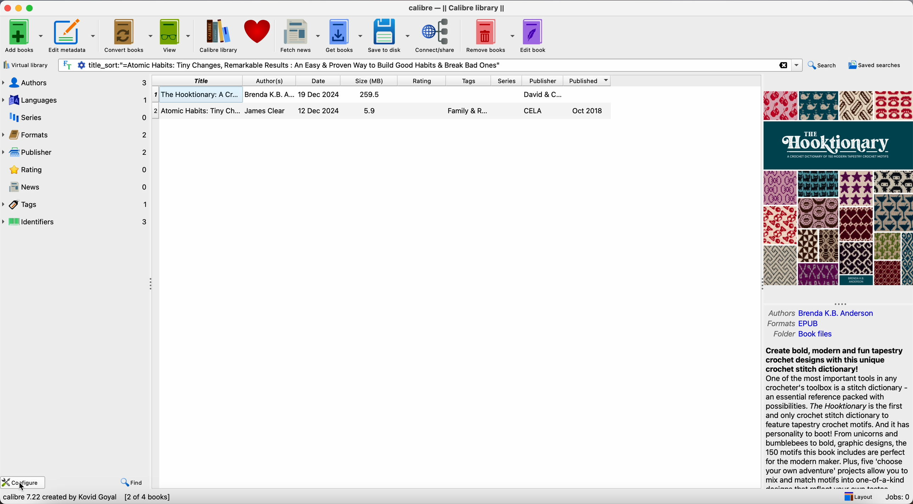 This screenshot has height=504, width=913. I want to click on find, so click(133, 482).